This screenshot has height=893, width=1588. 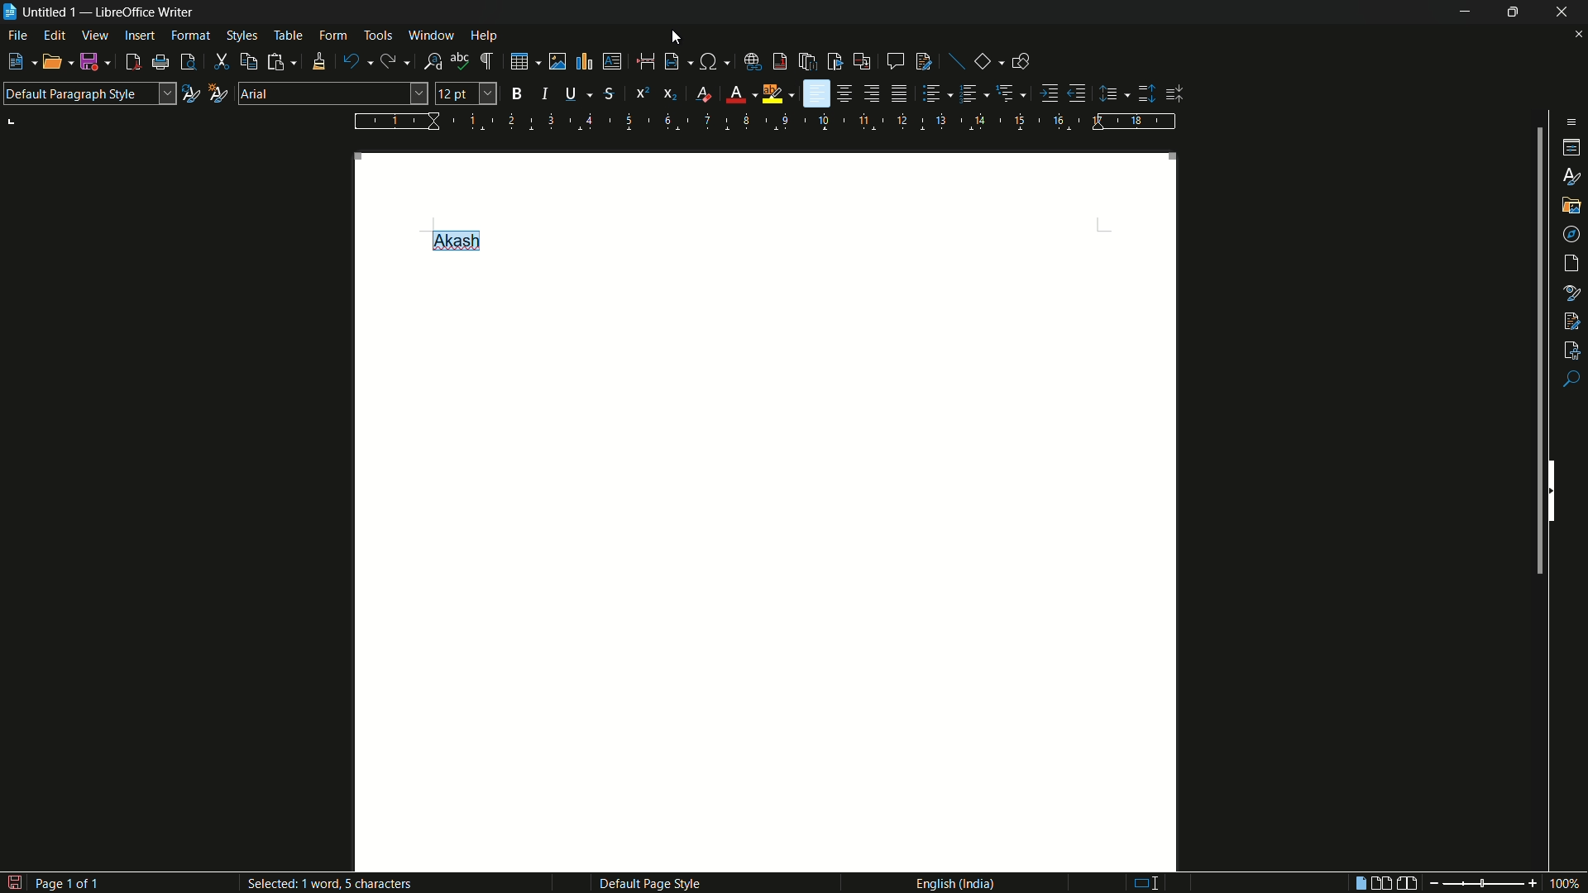 I want to click on font size, so click(x=466, y=94).